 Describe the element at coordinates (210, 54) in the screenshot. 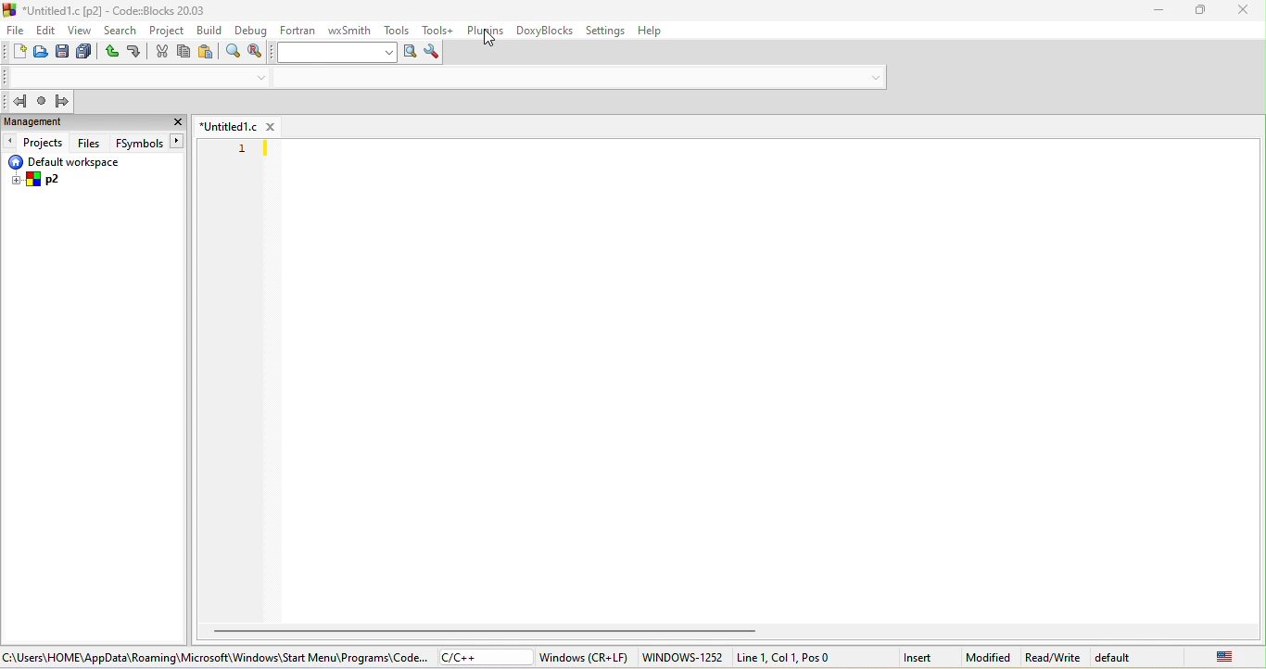

I see `paste` at that location.